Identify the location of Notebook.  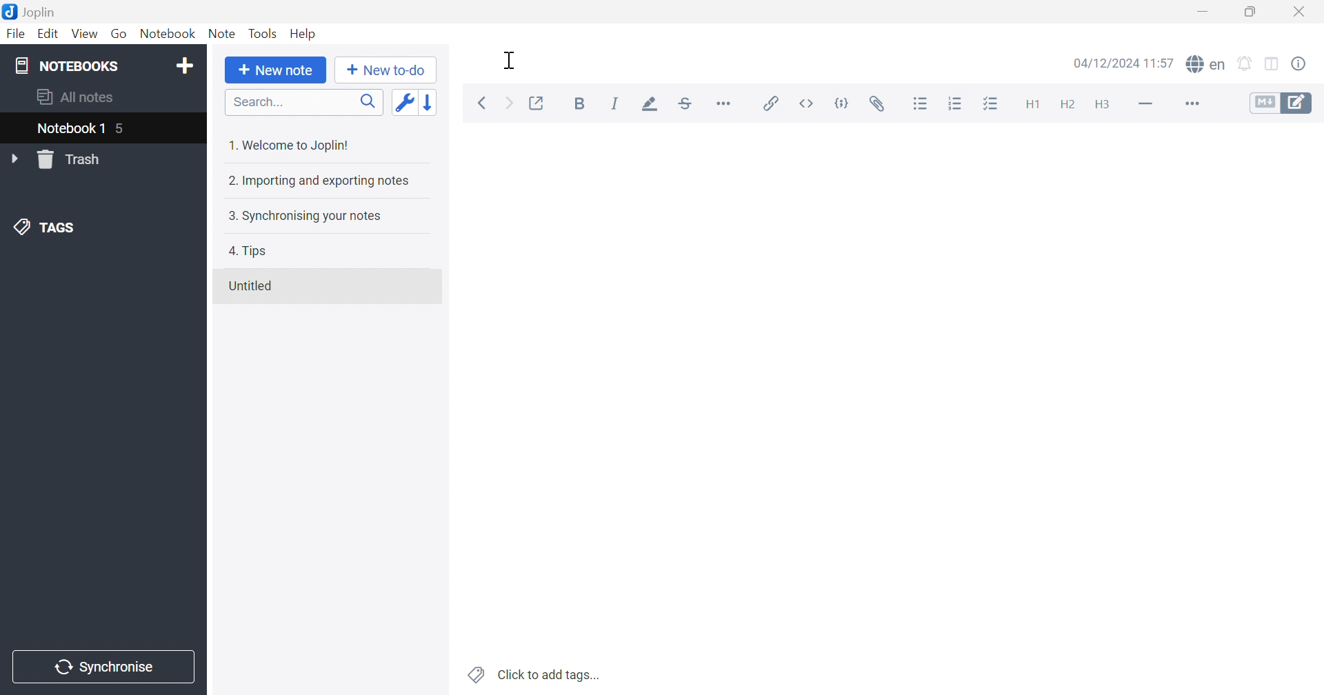
(168, 33).